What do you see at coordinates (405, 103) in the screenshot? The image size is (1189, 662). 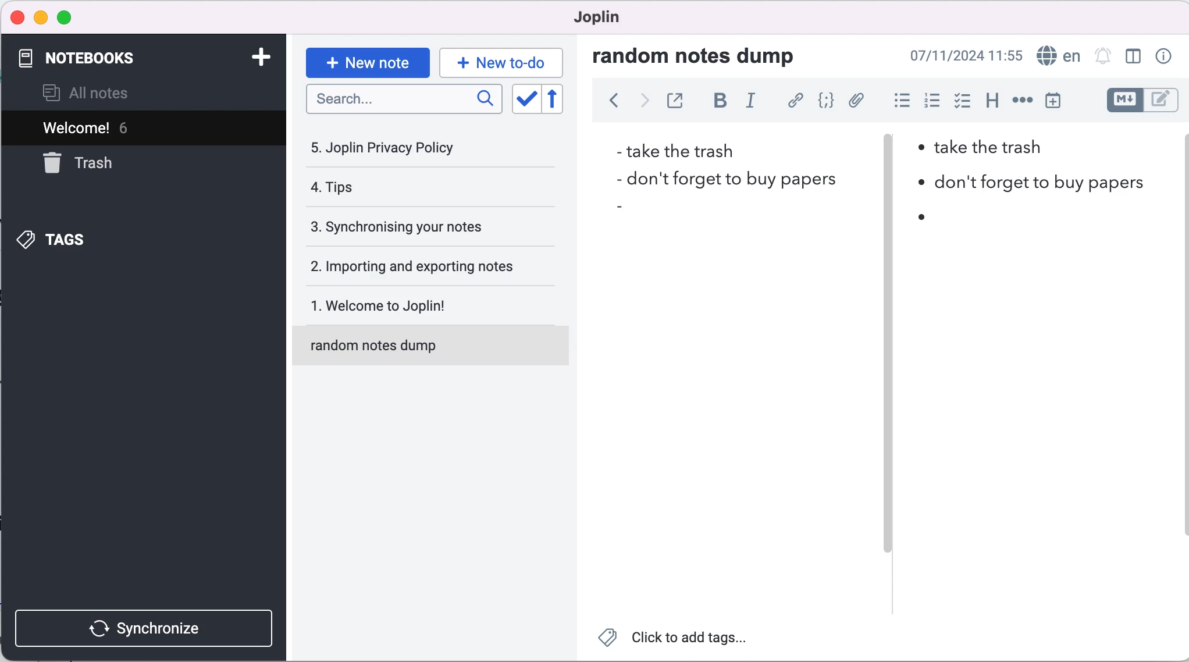 I see `search` at bounding box center [405, 103].